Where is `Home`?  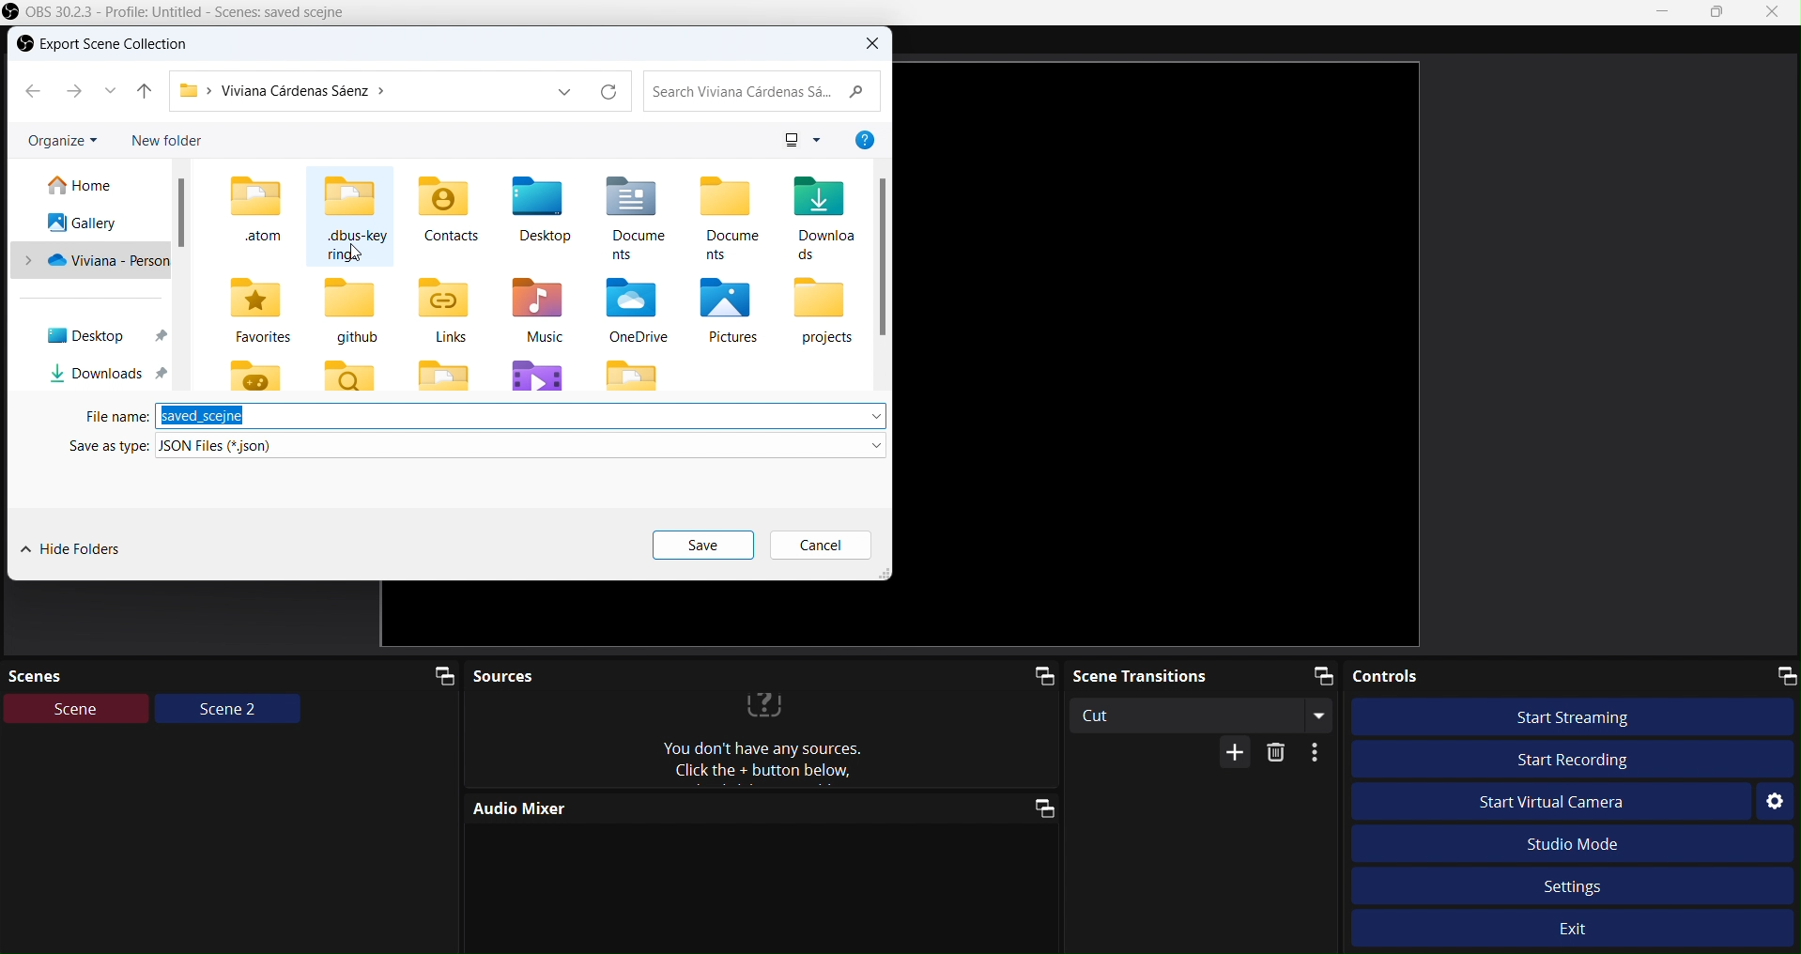 Home is located at coordinates (85, 186).